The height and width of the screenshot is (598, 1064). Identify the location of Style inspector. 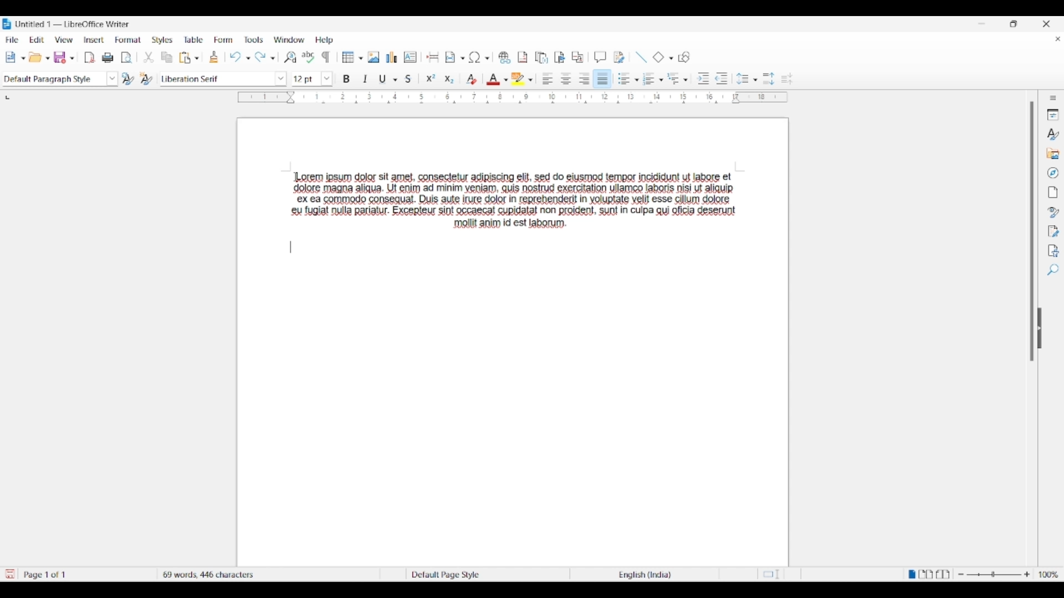
(1053, 213).